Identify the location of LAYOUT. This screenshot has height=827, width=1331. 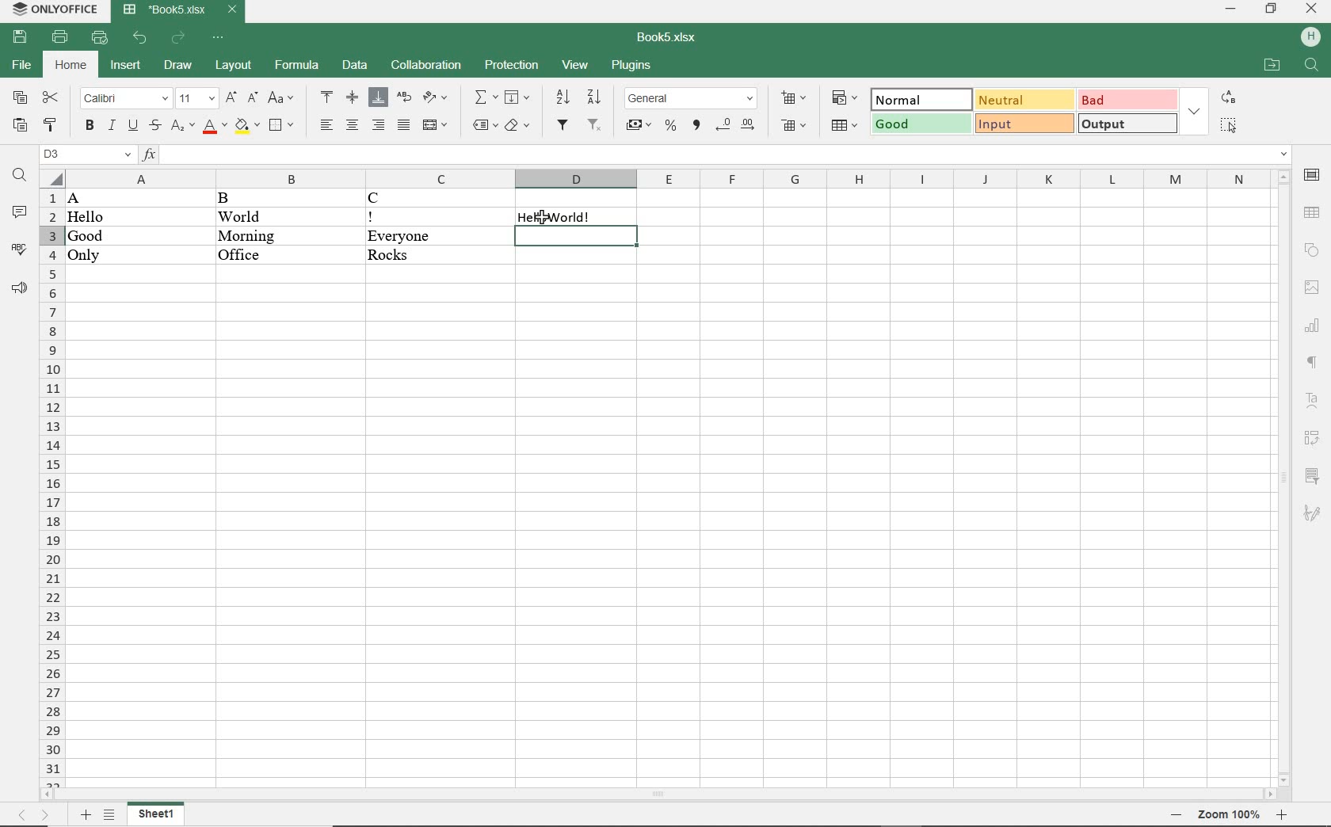
(235, 66).